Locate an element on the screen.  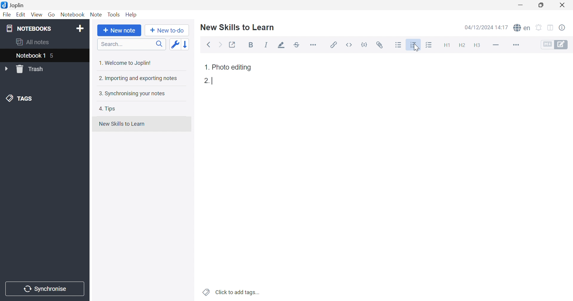
New note is located at coordinates (119, 30).